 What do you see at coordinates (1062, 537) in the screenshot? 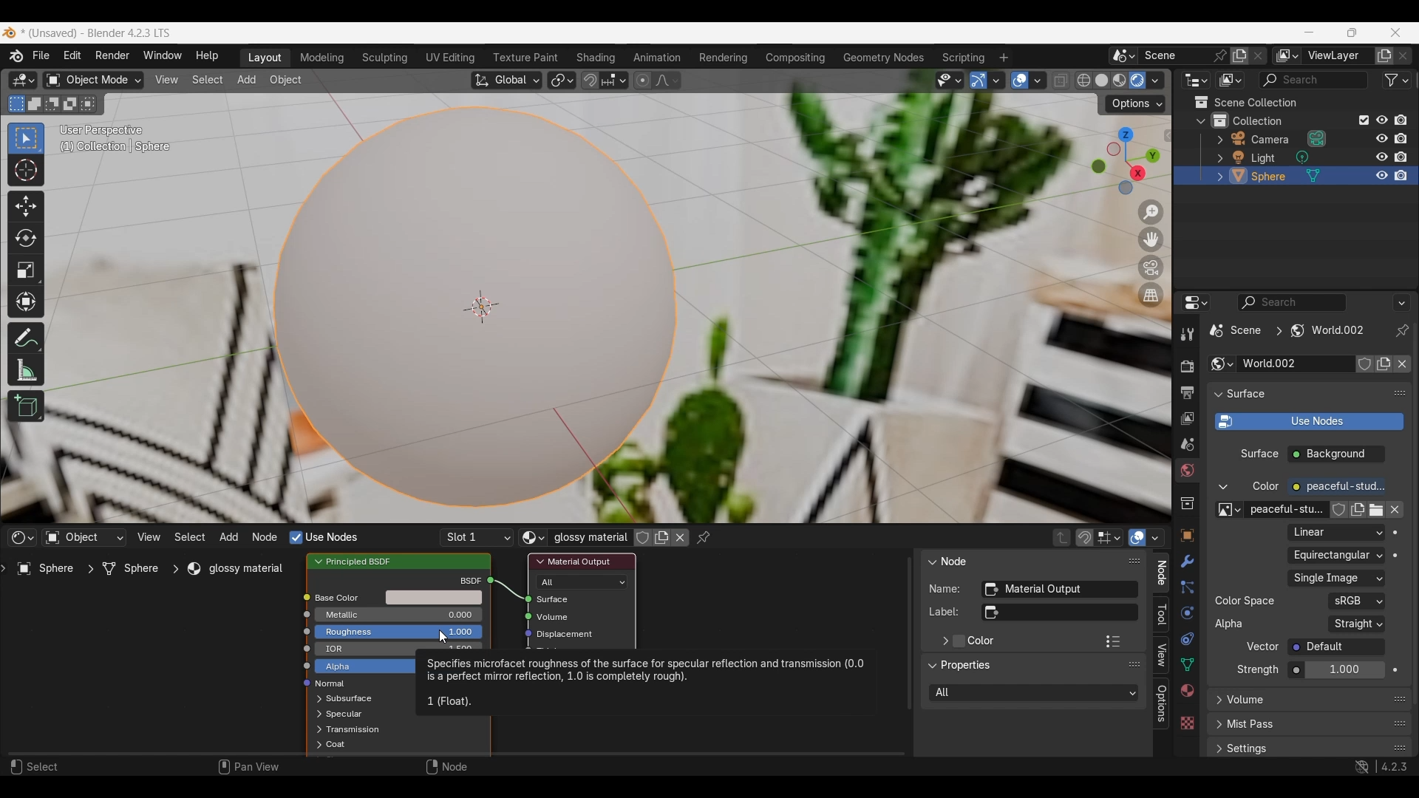
I see `Parent node tree` at bounding box center [1062, 537].